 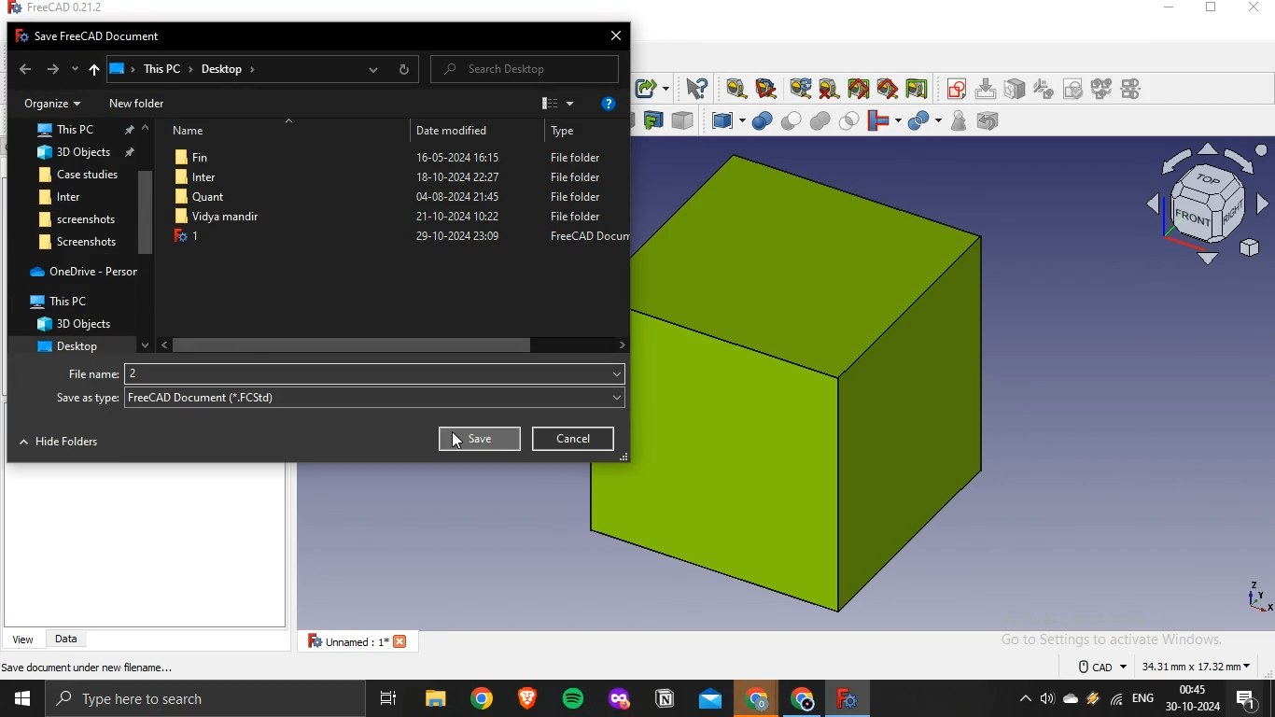 I want to click on minimize, so click(x=1170, y=7).